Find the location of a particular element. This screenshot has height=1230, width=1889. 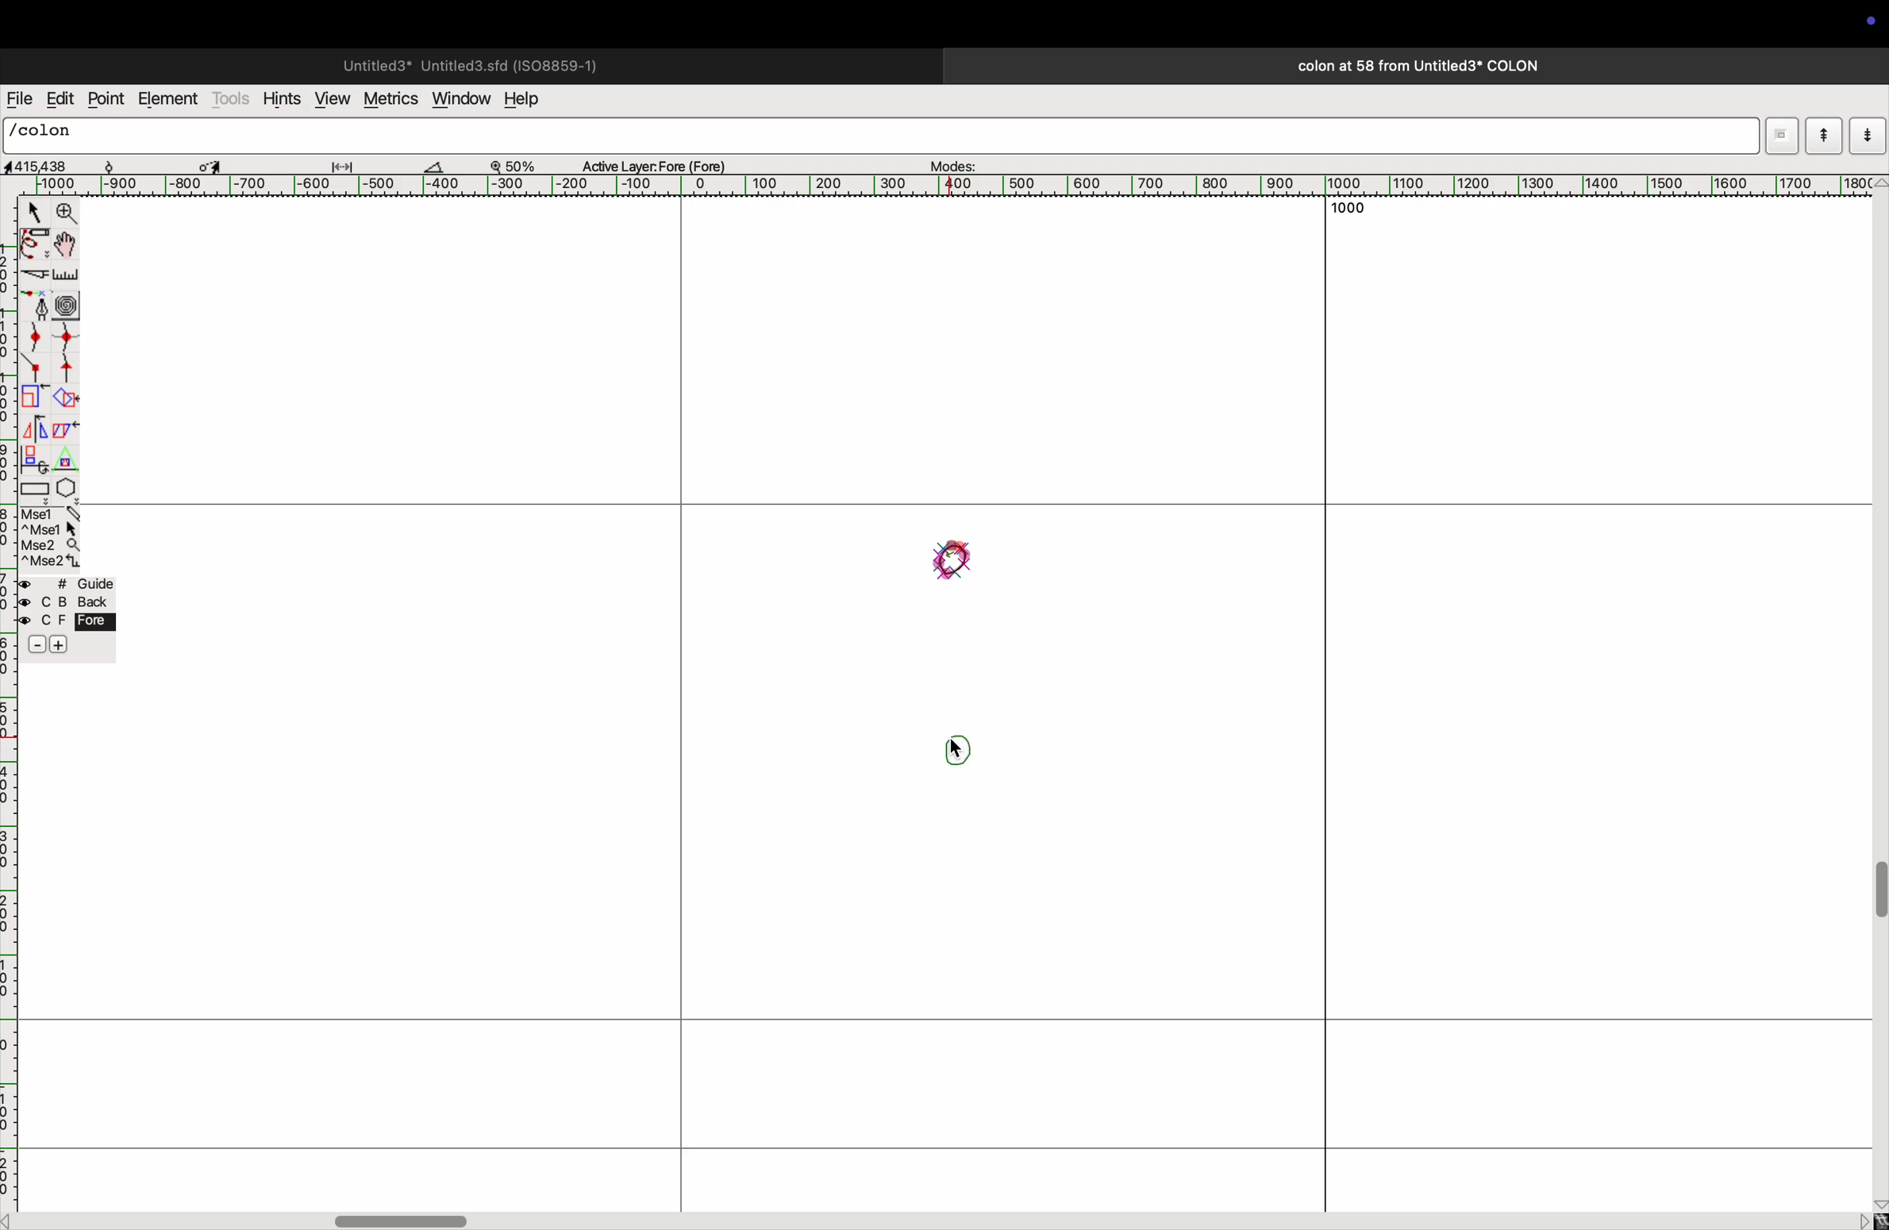

file is located at coordinates (19, 99).